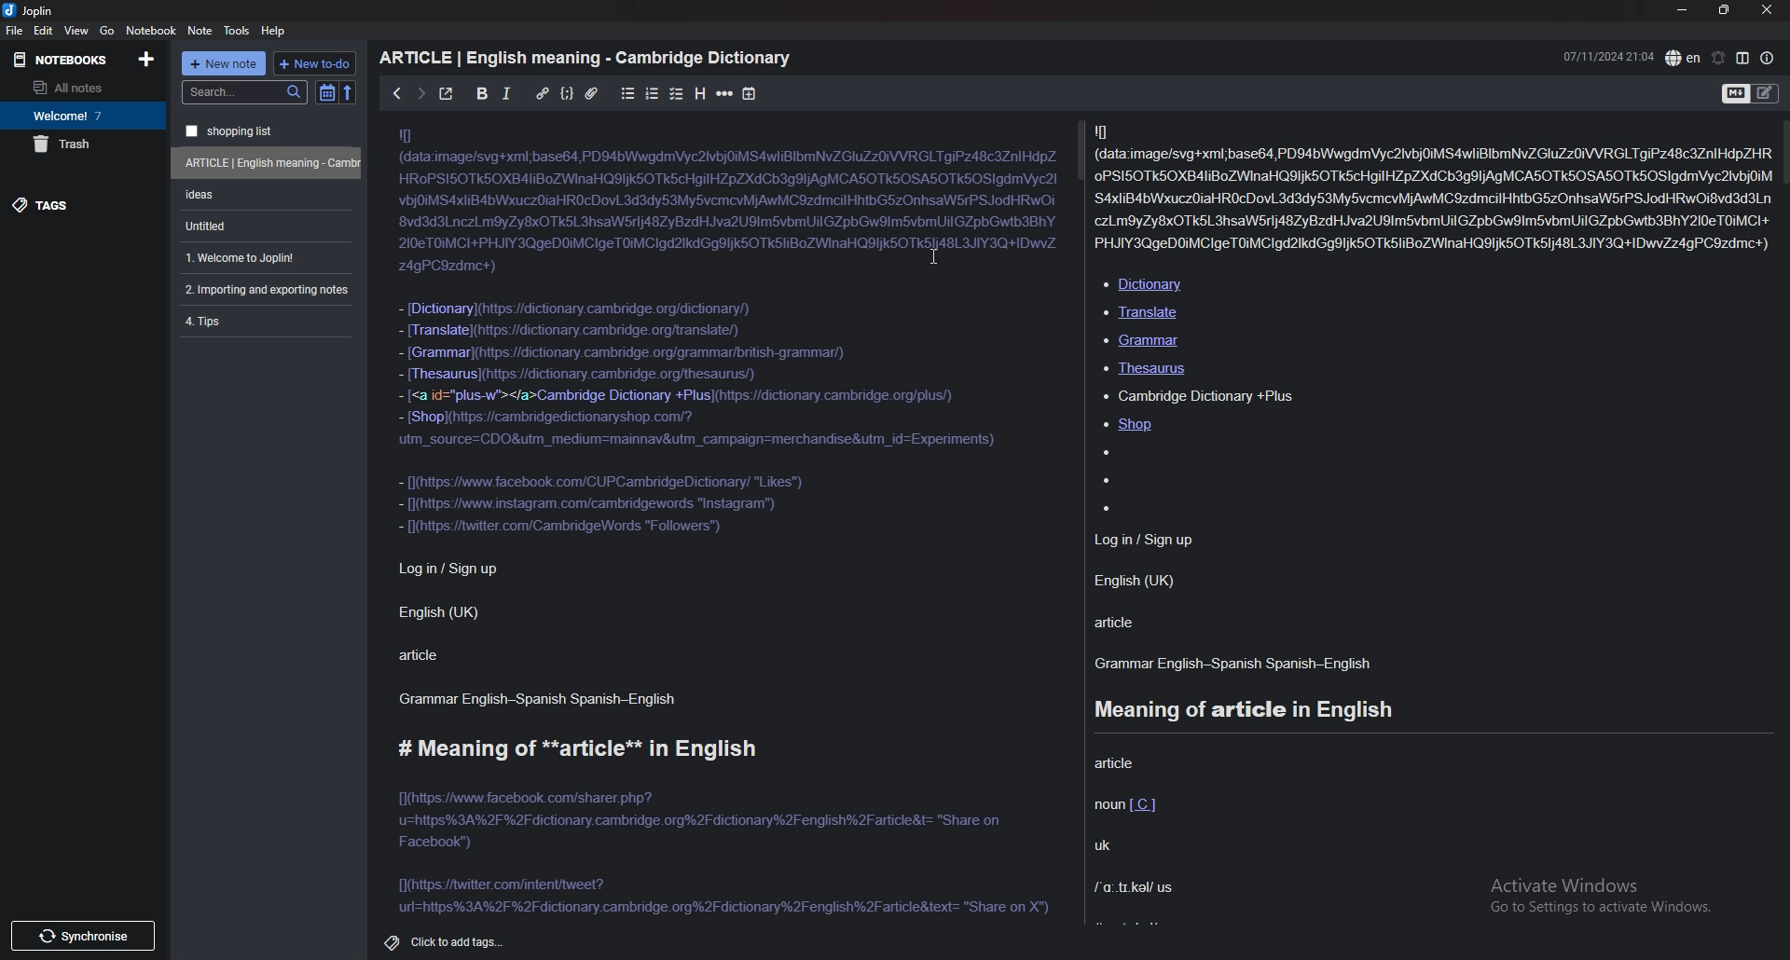 The image size is (1790, 960). What do you see at coordinates (83, 144) in the screenshot?
I see `trash` at bounding box center [83, 144].